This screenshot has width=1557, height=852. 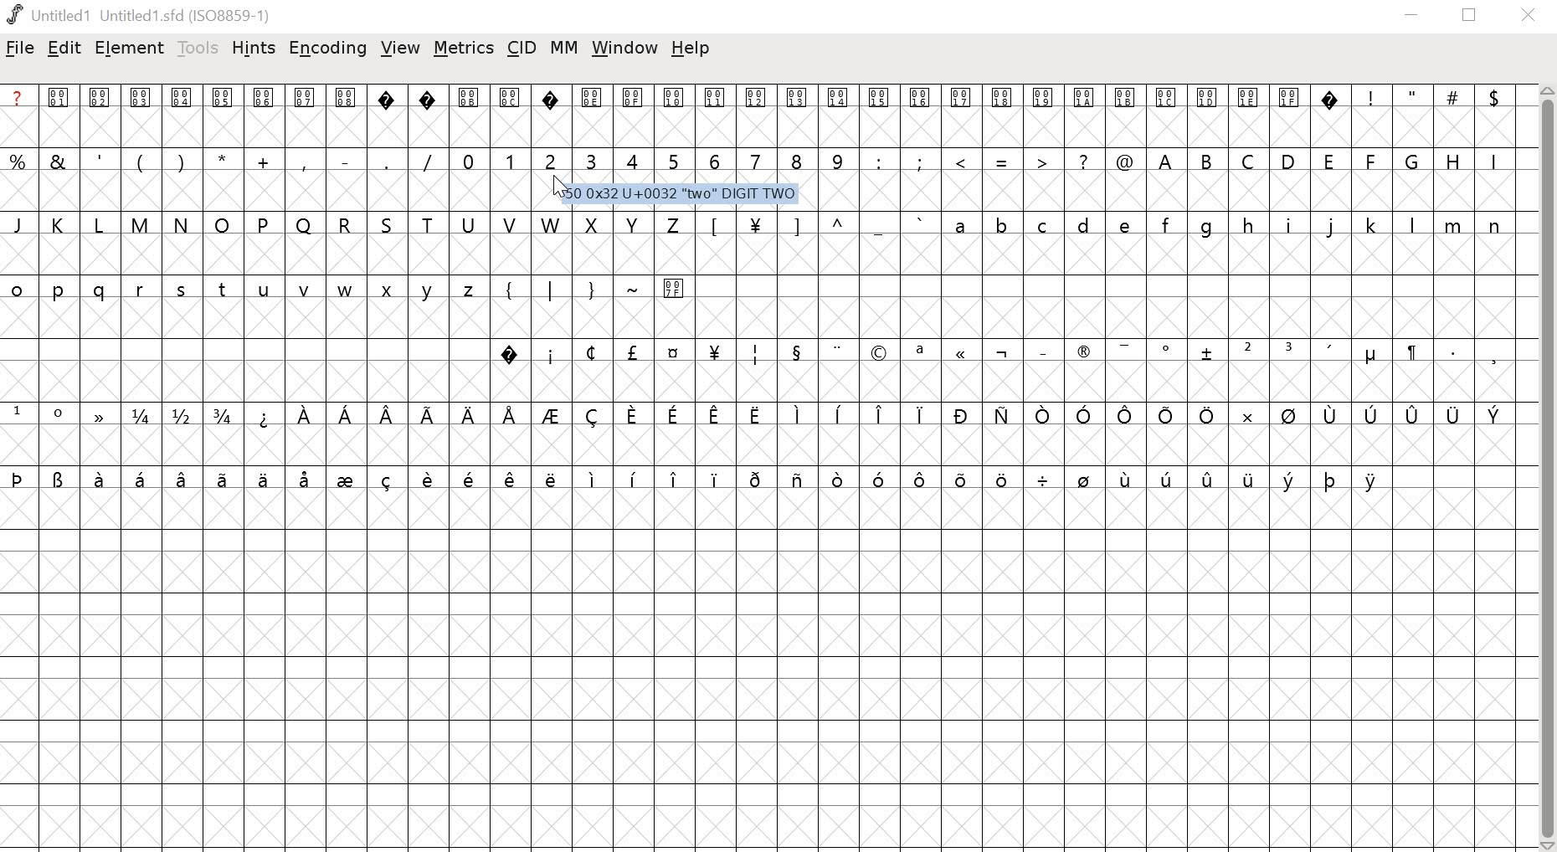 What do you see at coordinates (1412, 17) in the screenshot?
I see `minimize` at bounding box center [1412, 17].